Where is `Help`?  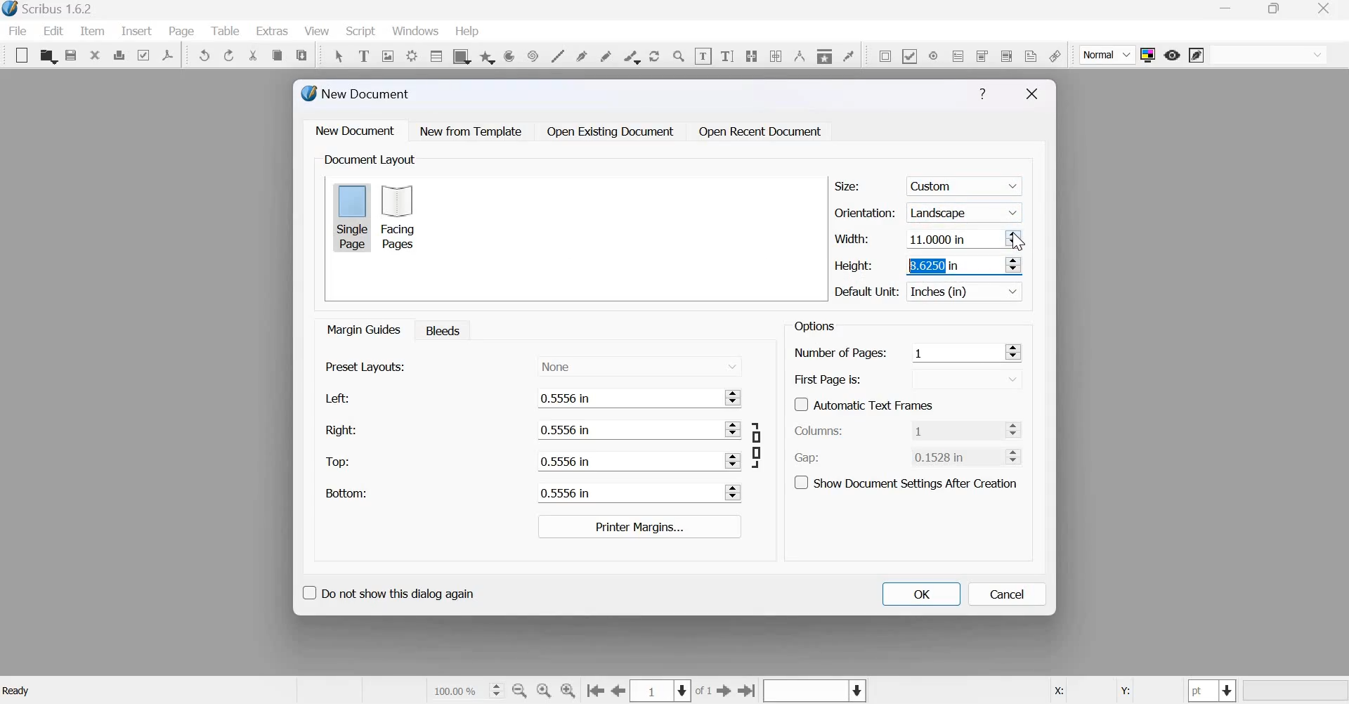
Help is located at coordinates (982, 94).